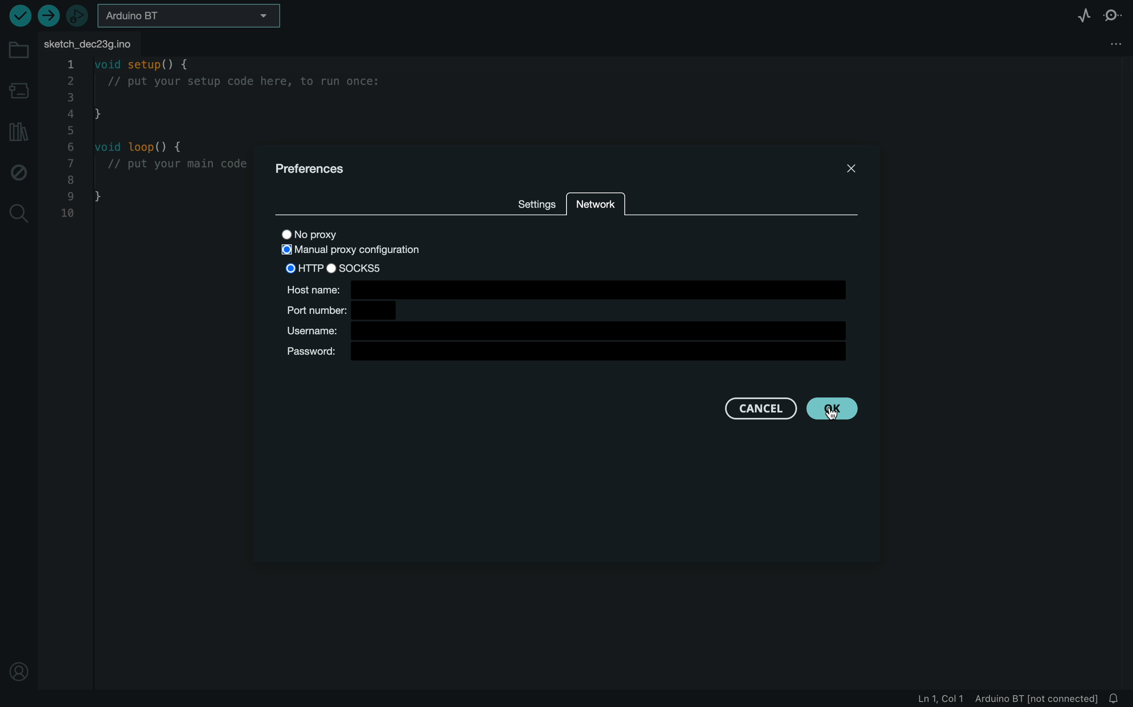 This screenshot has width=1133, height=707. What do you see at coordinates (834, 411) in the screenshot?
I see `cursor` at bounding box center [834, 411].